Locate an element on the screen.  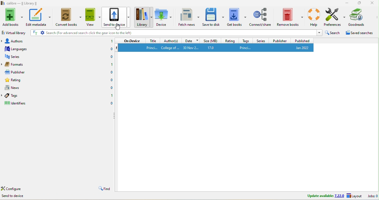
identifiers is located at coordinates (15, 103).